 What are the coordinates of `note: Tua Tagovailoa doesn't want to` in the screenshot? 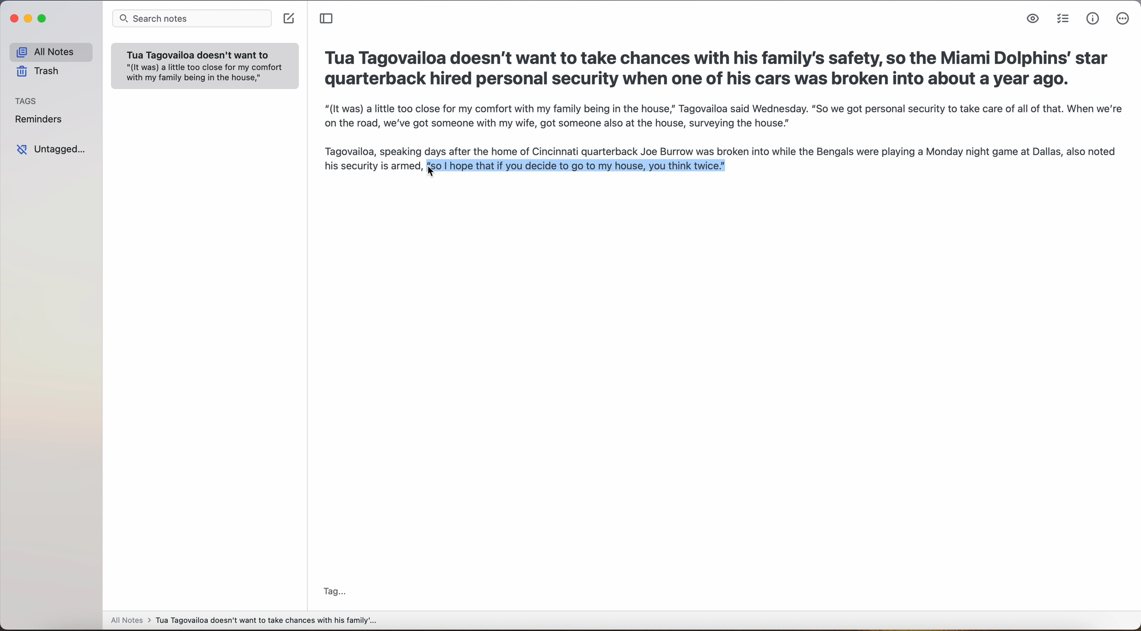 It's located at (205, 66).